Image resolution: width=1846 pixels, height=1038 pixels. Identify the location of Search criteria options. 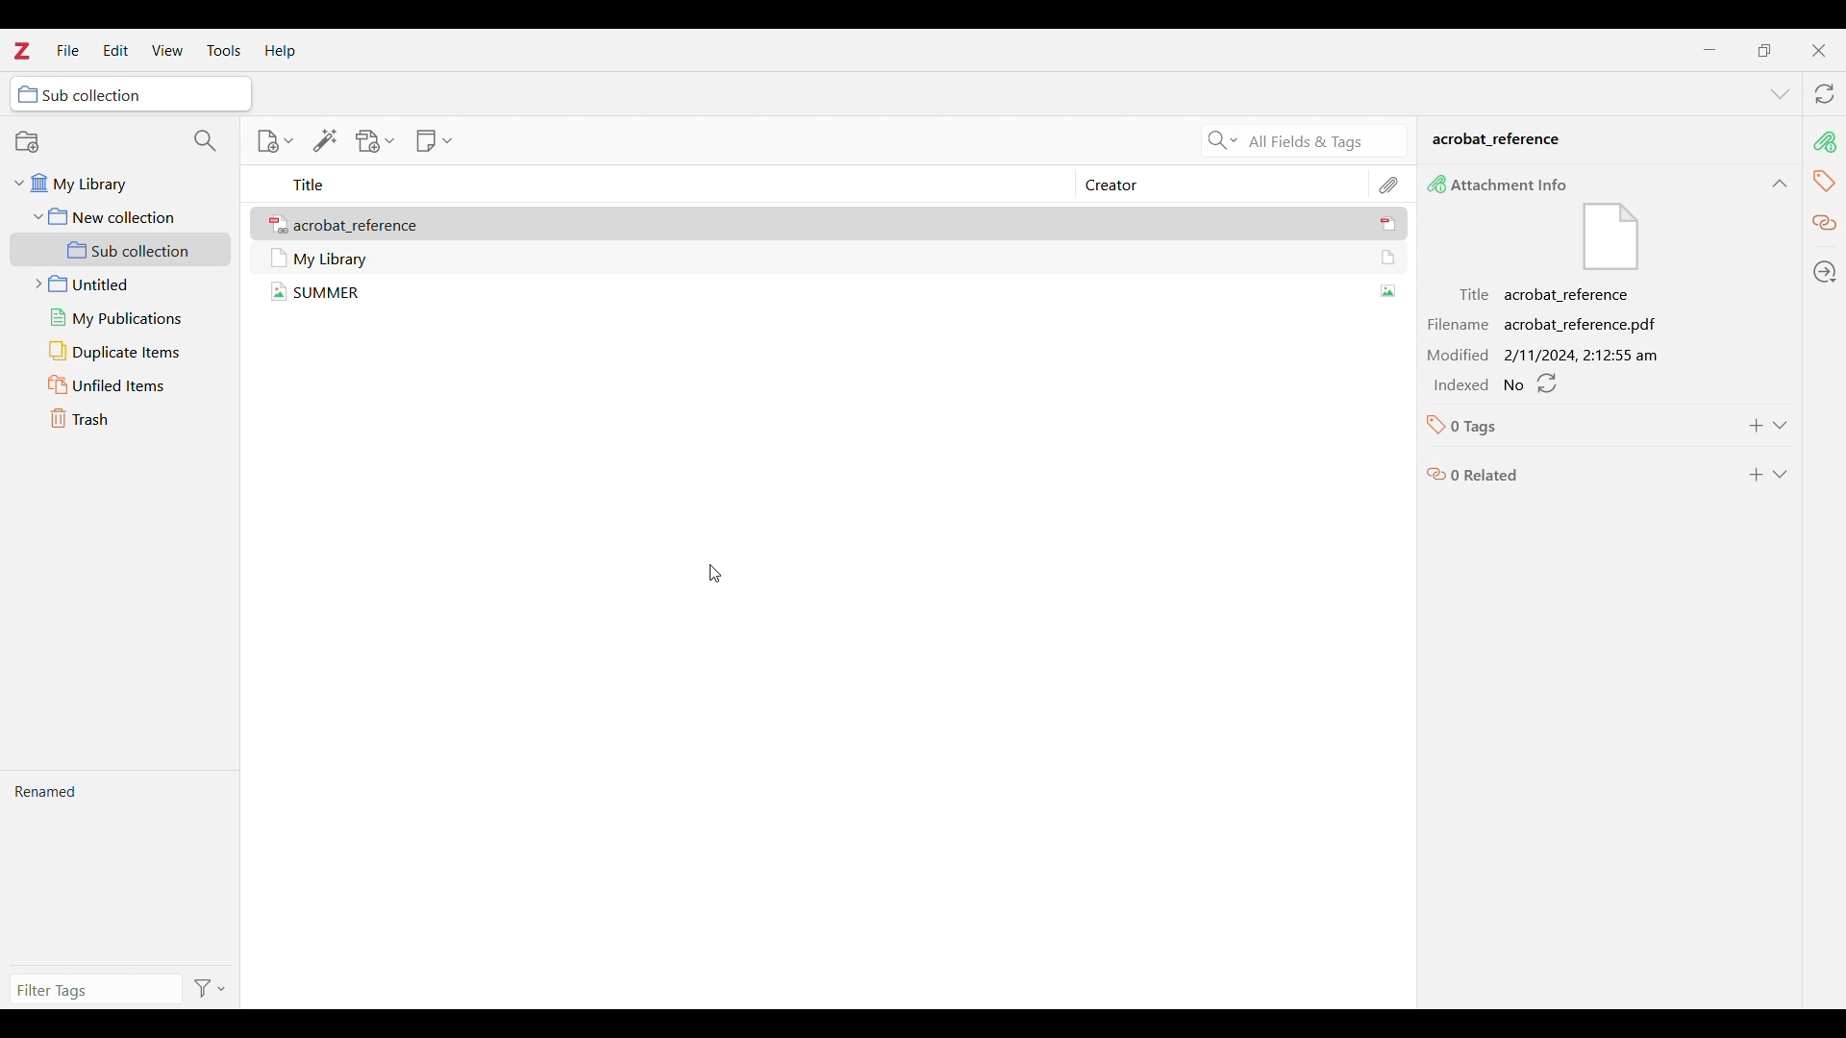
(1220, 139).